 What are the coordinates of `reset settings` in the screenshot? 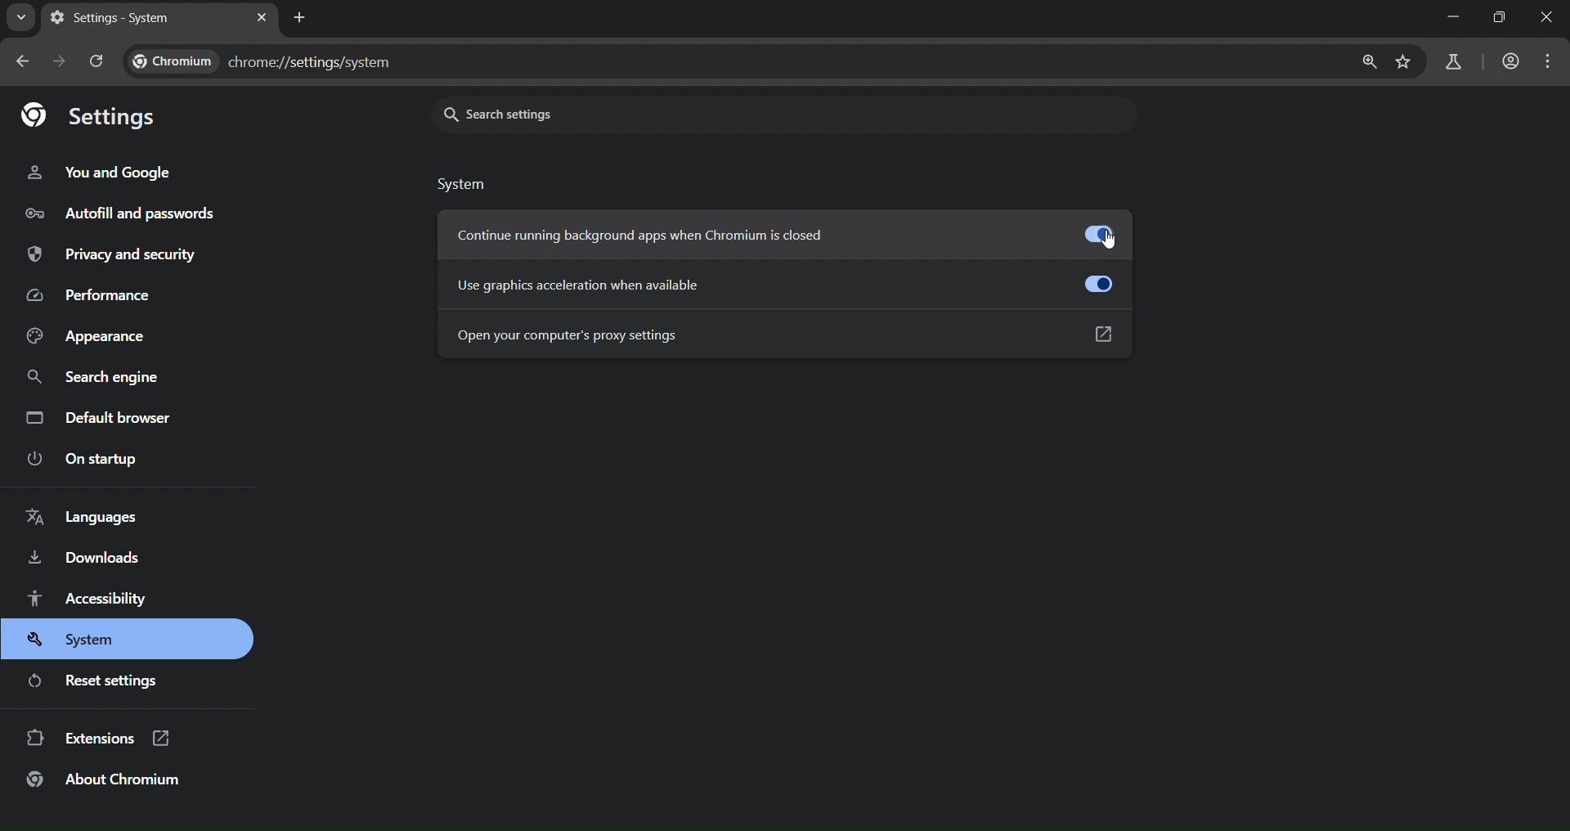 It's located at (101, 681).